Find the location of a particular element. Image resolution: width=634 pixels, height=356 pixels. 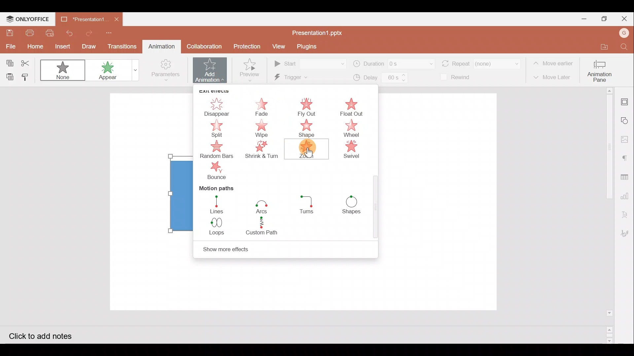

Preview is located at coordinates (250, 68).